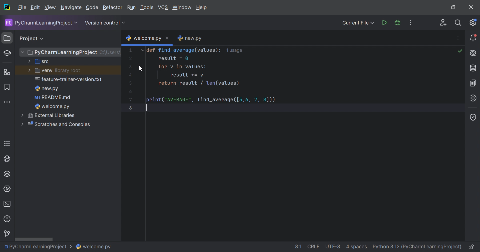 This screenshot has height=252, width=480. I want to click on Documentation, so click(472, 83).